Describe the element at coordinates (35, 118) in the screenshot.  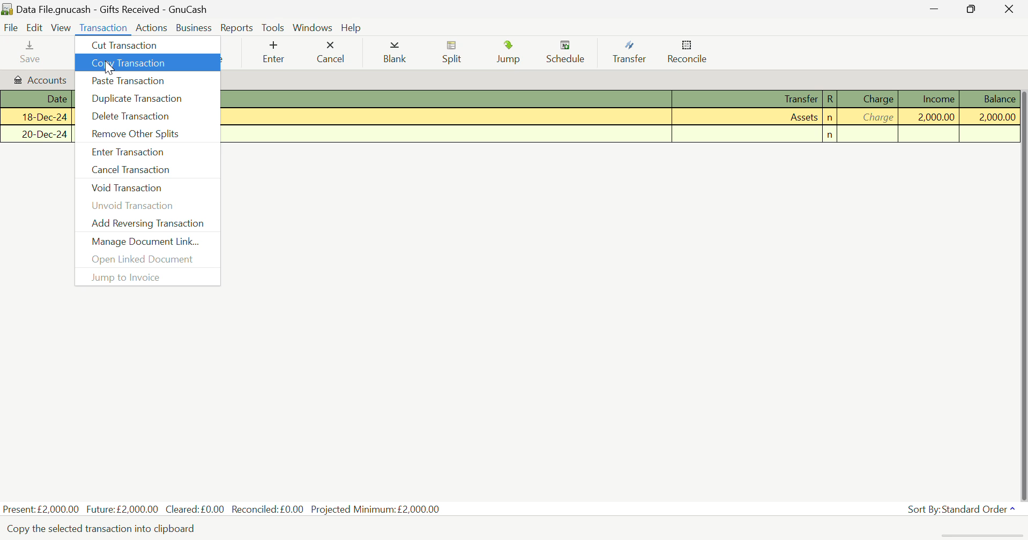
I see `Date` at that location.